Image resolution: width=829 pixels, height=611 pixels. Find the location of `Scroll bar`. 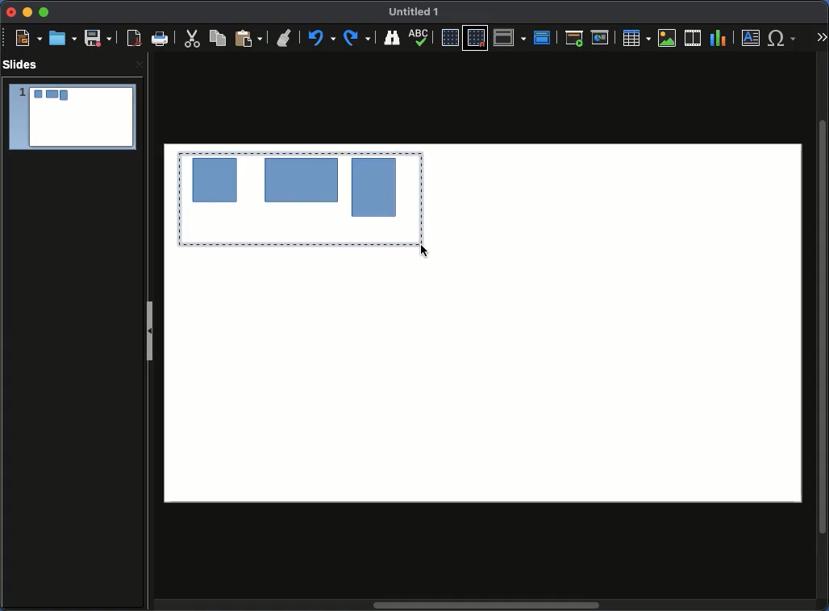

Scroll bar is located at coordinates (488, 606).